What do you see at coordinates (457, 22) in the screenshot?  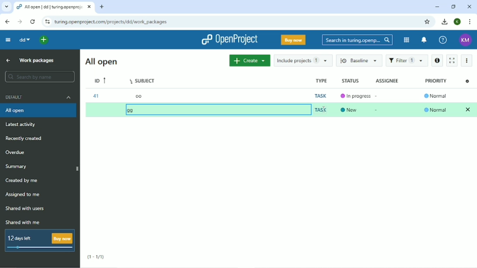 I see `K` at bounding box center [457, 22].